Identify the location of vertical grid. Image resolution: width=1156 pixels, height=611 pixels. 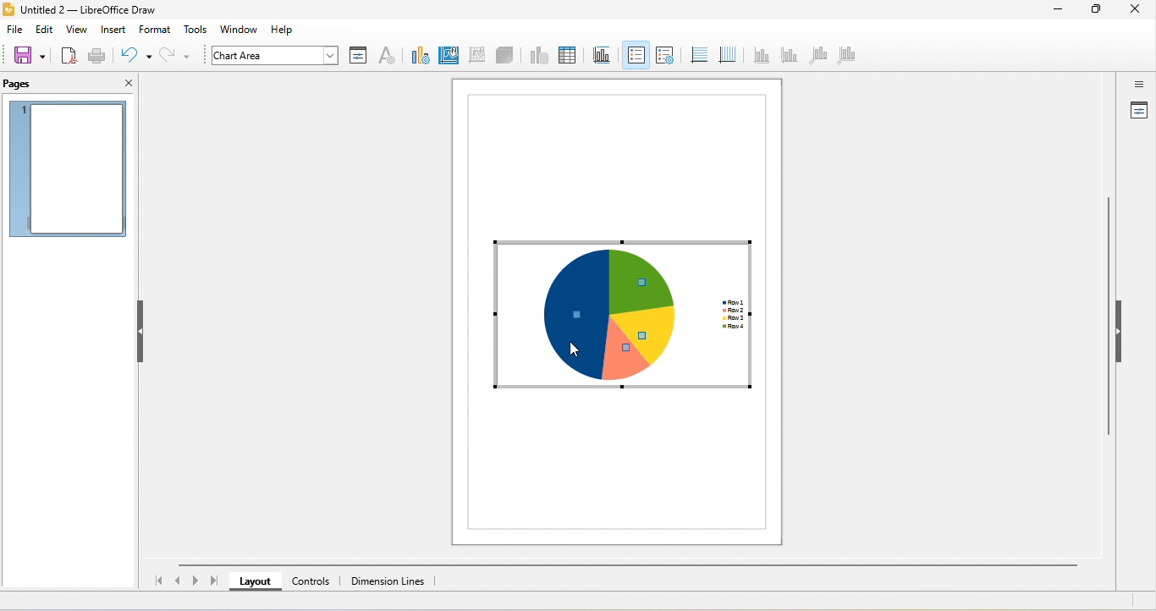
(726, 53).